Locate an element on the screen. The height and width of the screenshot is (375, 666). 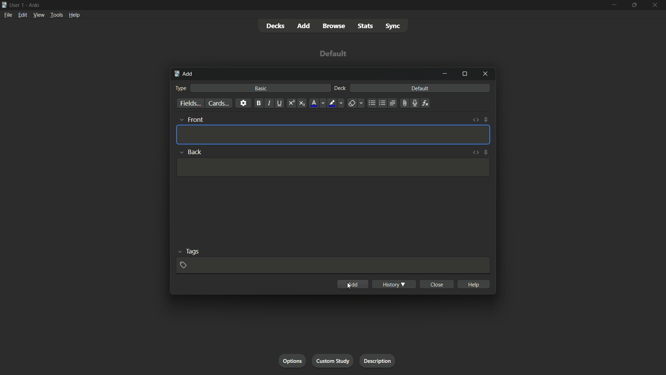
record audio is located at coordinates (415, 103).